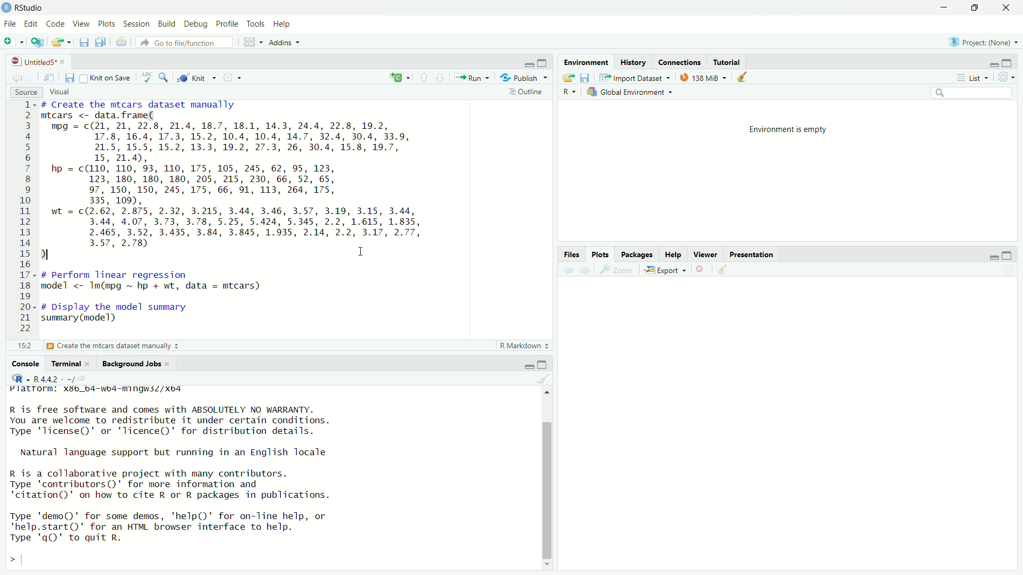  I want to click on insert new code chunk, so click(399, 77).